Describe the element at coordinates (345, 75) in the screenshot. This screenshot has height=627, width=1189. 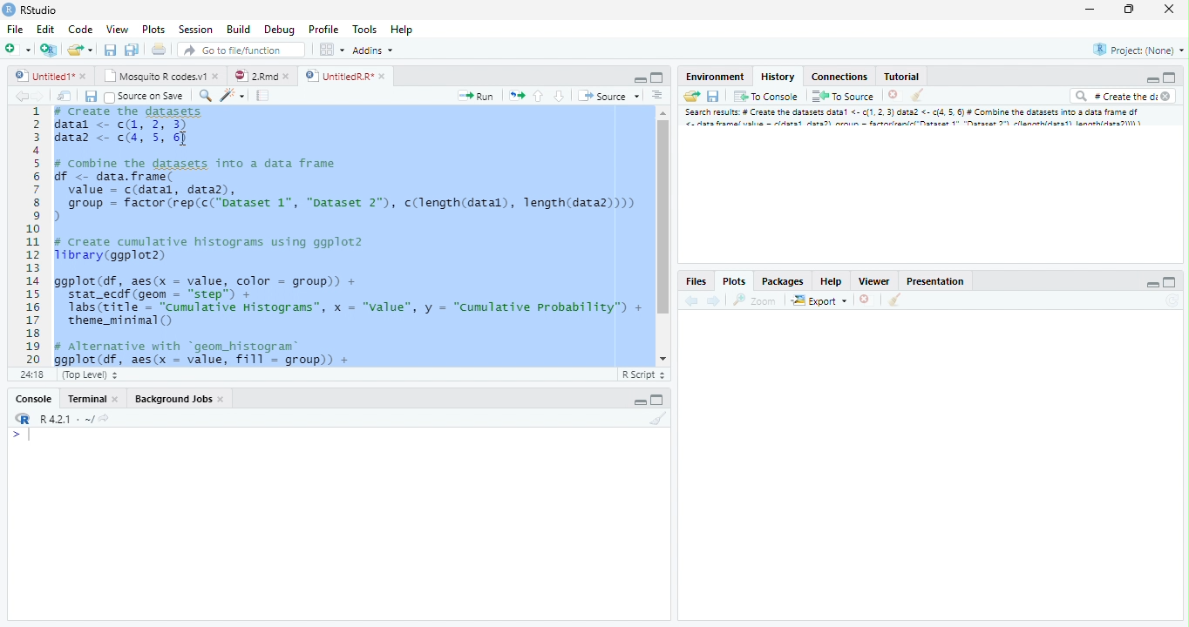
I see `UntitledR.R` at that location.